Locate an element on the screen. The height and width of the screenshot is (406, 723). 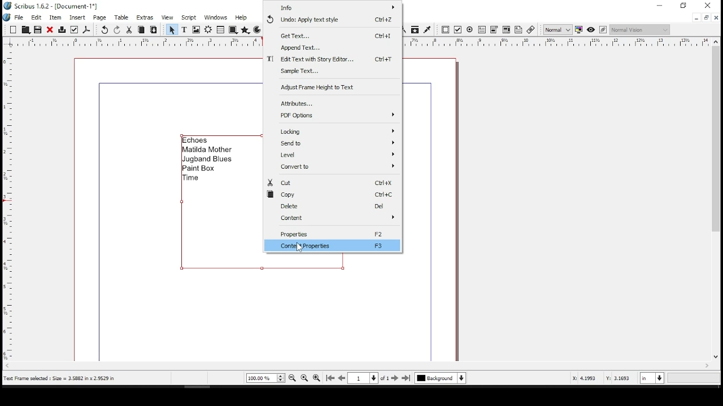
undo is located at coordinates (105, 30).